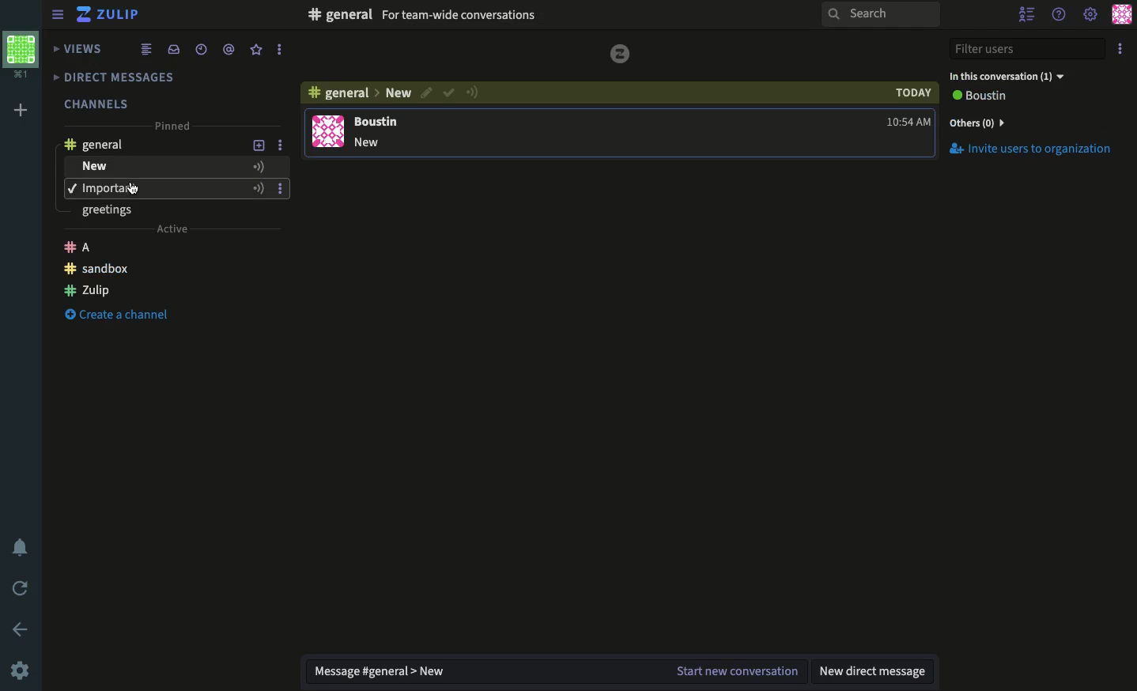 This screenshot has width=1137, height=691. Describe the element at coordinates (381, 122) in the screenshot. I see `user` at that location.